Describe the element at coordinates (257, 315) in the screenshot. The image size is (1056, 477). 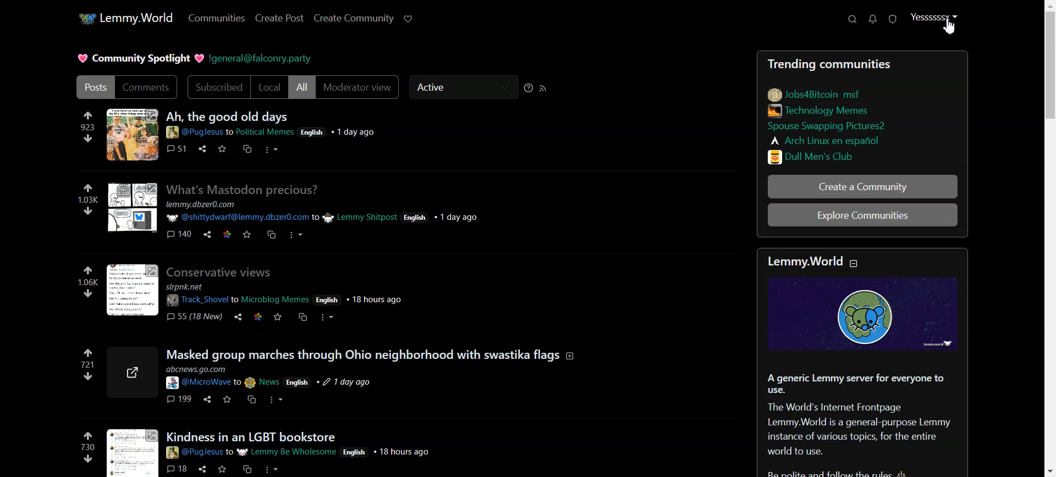
I see `link` at that location.